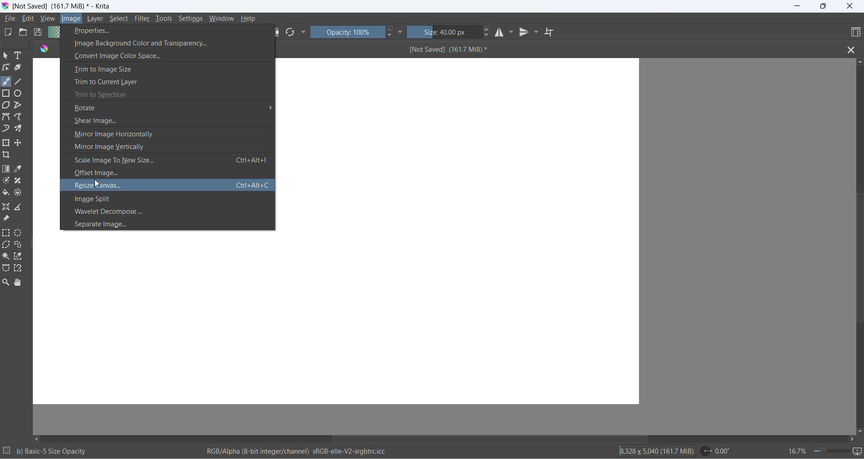 This screenshot has width=864, height=459. What do you see at coordinates (33, 245) in the screenshot?
I see `resize` at bounding box center [33, 245].